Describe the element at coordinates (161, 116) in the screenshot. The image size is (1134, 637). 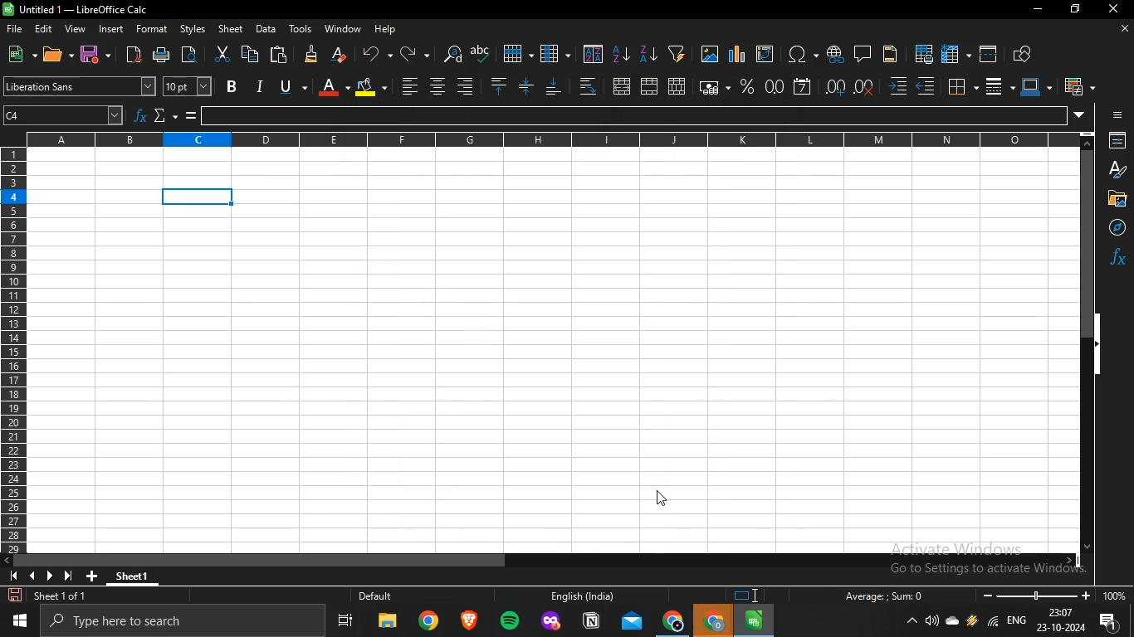
I see `select function` at that location.